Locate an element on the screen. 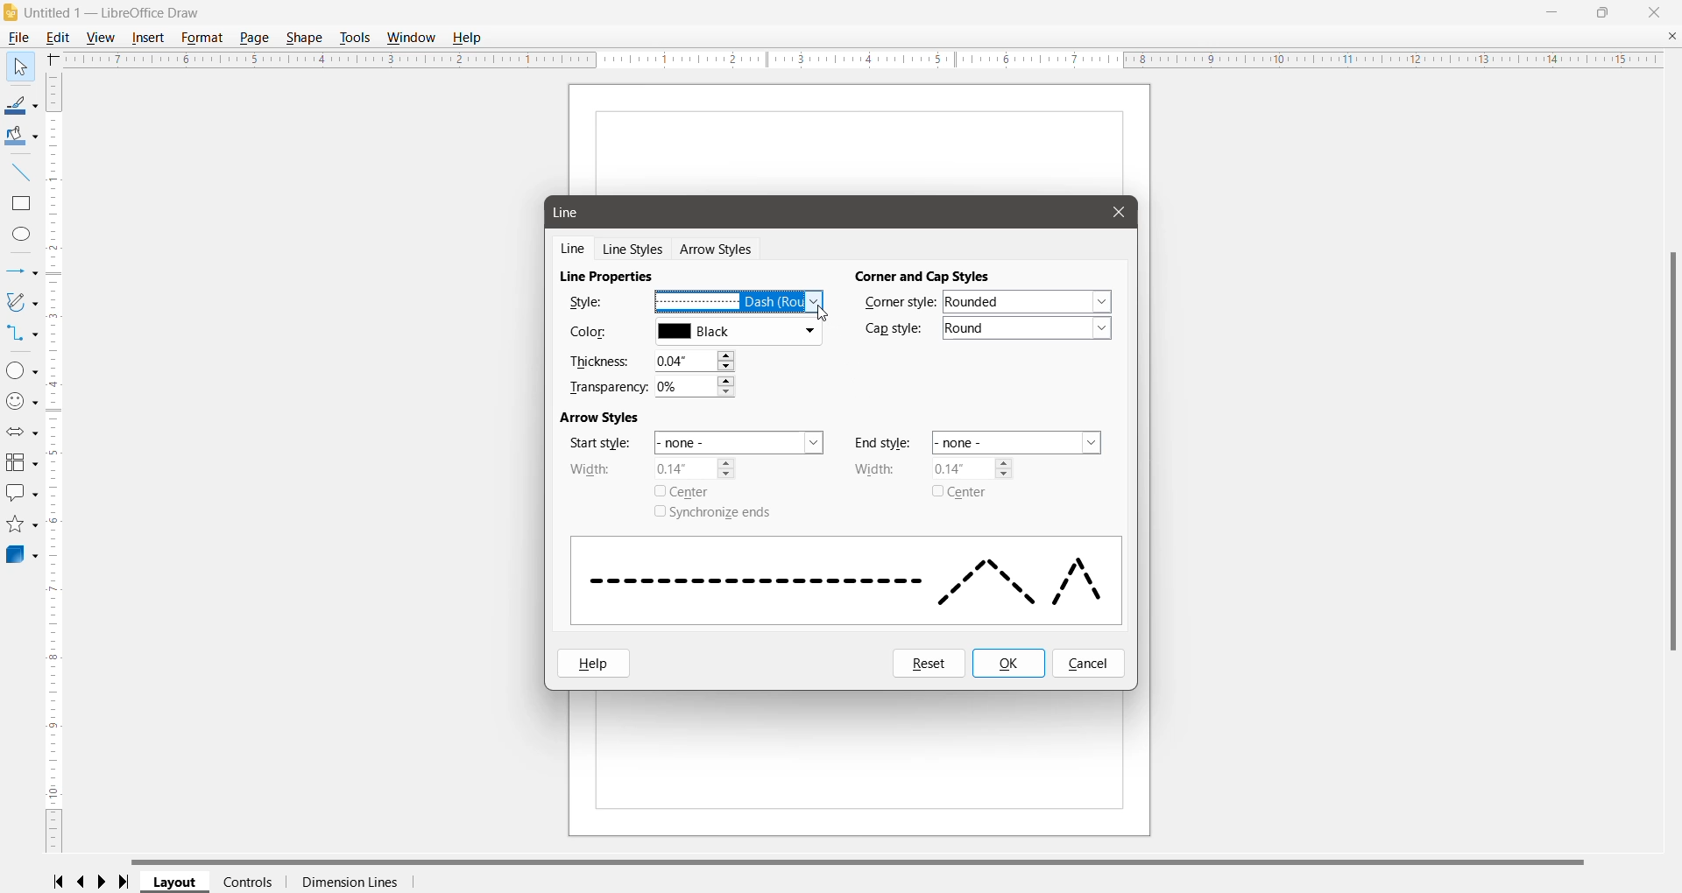 The image size is (1682, 893). Cursor is located at coordinates (1116, 213).